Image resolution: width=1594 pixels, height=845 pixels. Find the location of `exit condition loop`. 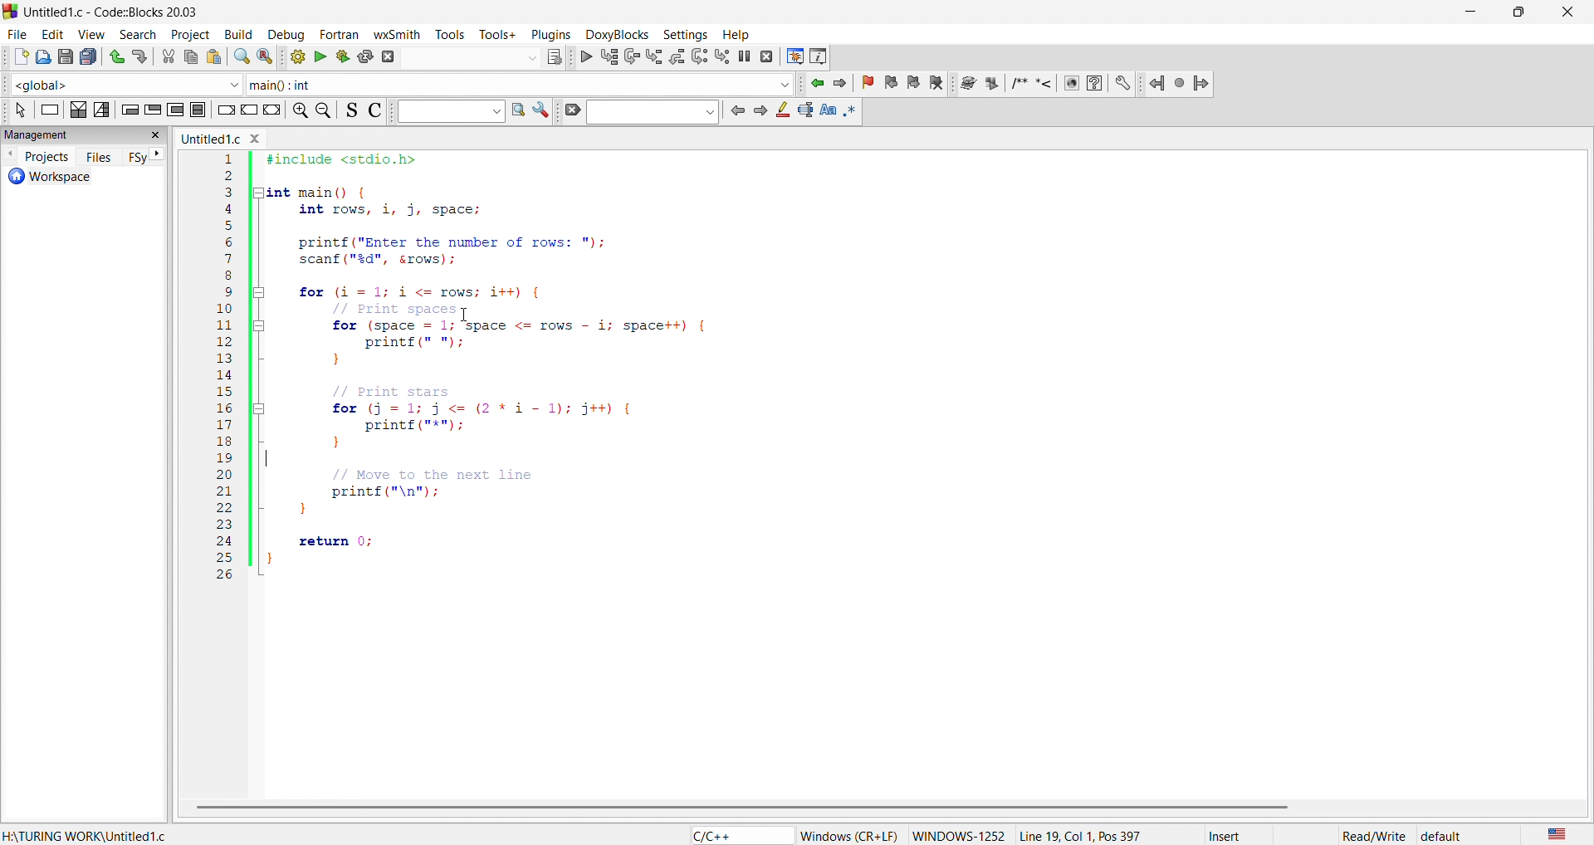

exit condition loop is located at coordinates (153, 108).